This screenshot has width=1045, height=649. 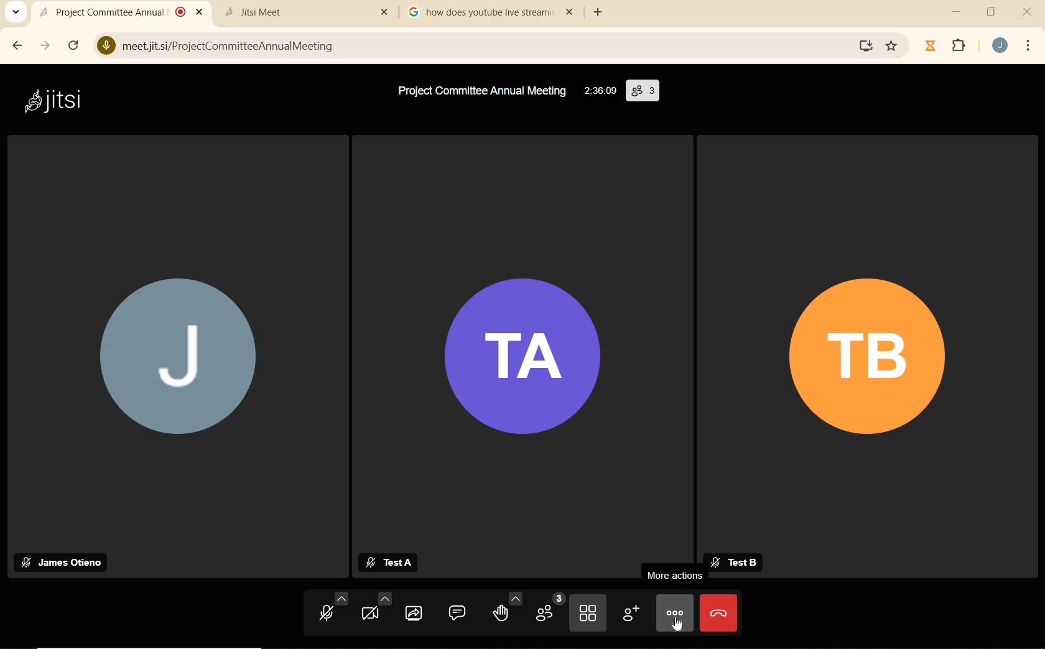 I want to click on CLOSE, so click(x=1023, y=11).